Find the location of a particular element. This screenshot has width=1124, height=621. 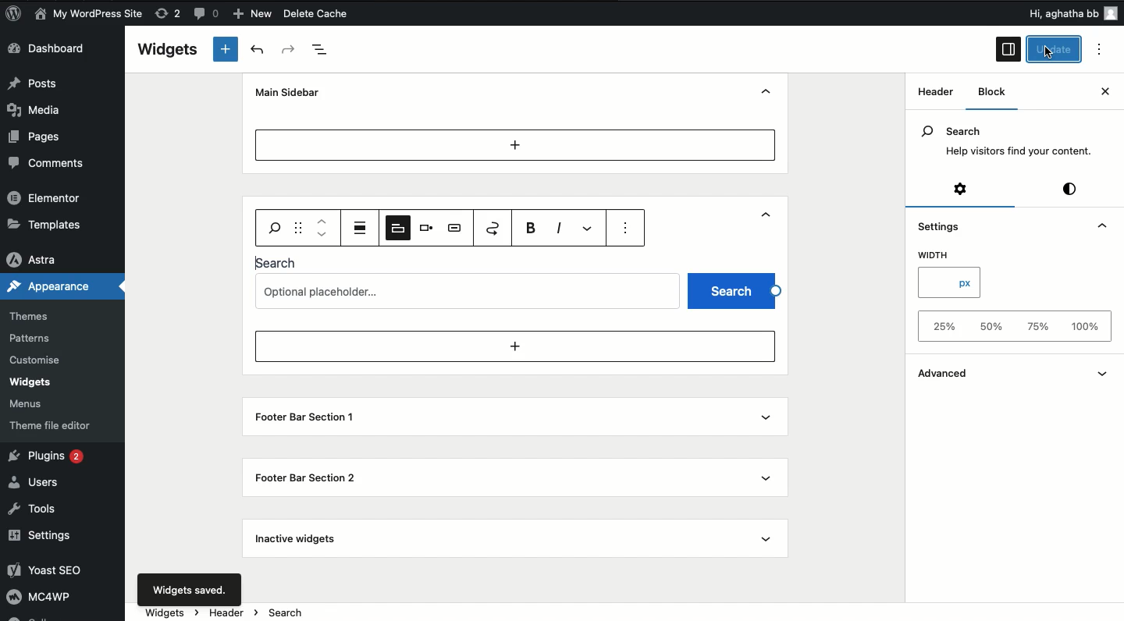

Add new block is located at coordinates (515, 144).